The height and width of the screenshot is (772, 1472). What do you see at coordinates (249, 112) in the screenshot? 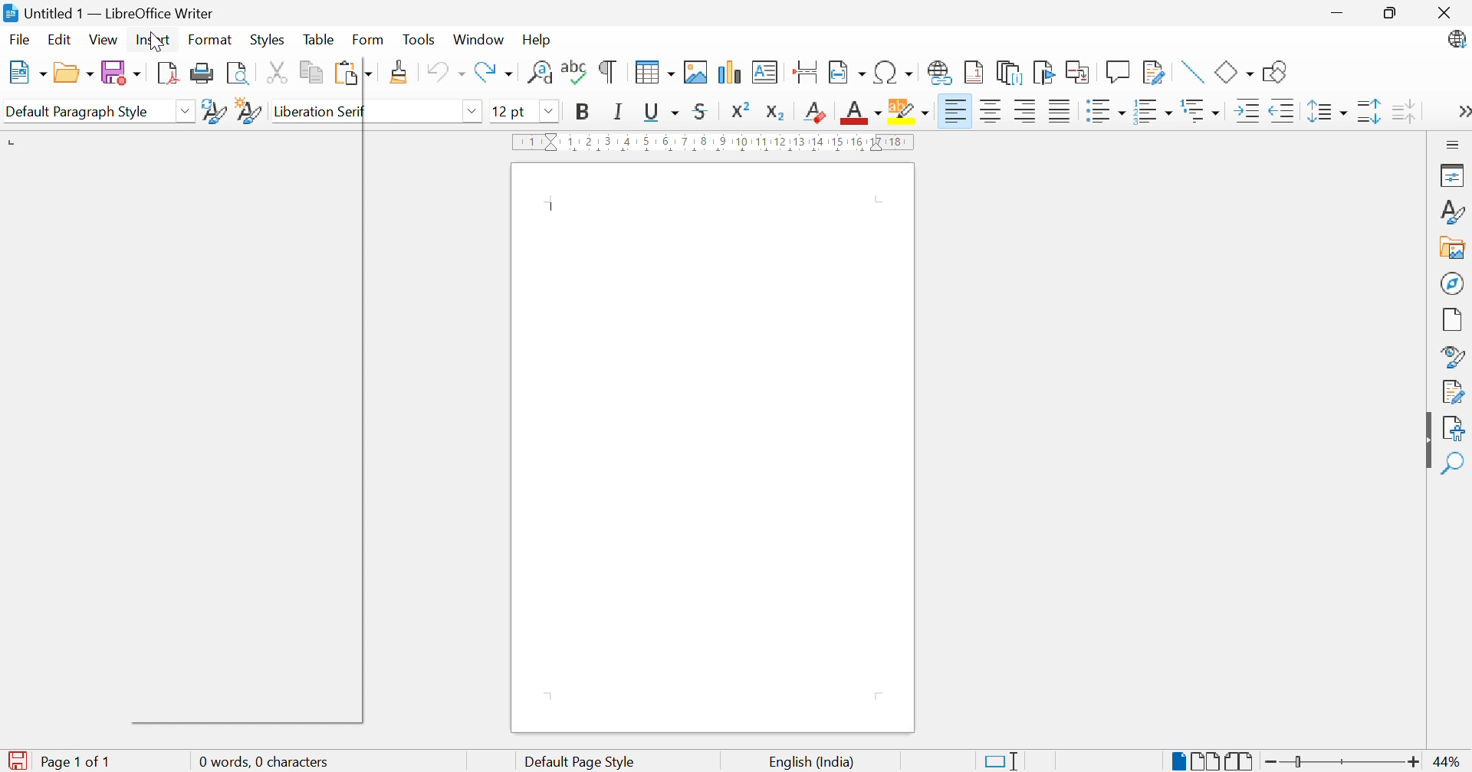
I see `New style from selection` at bounding box center [249, 112].